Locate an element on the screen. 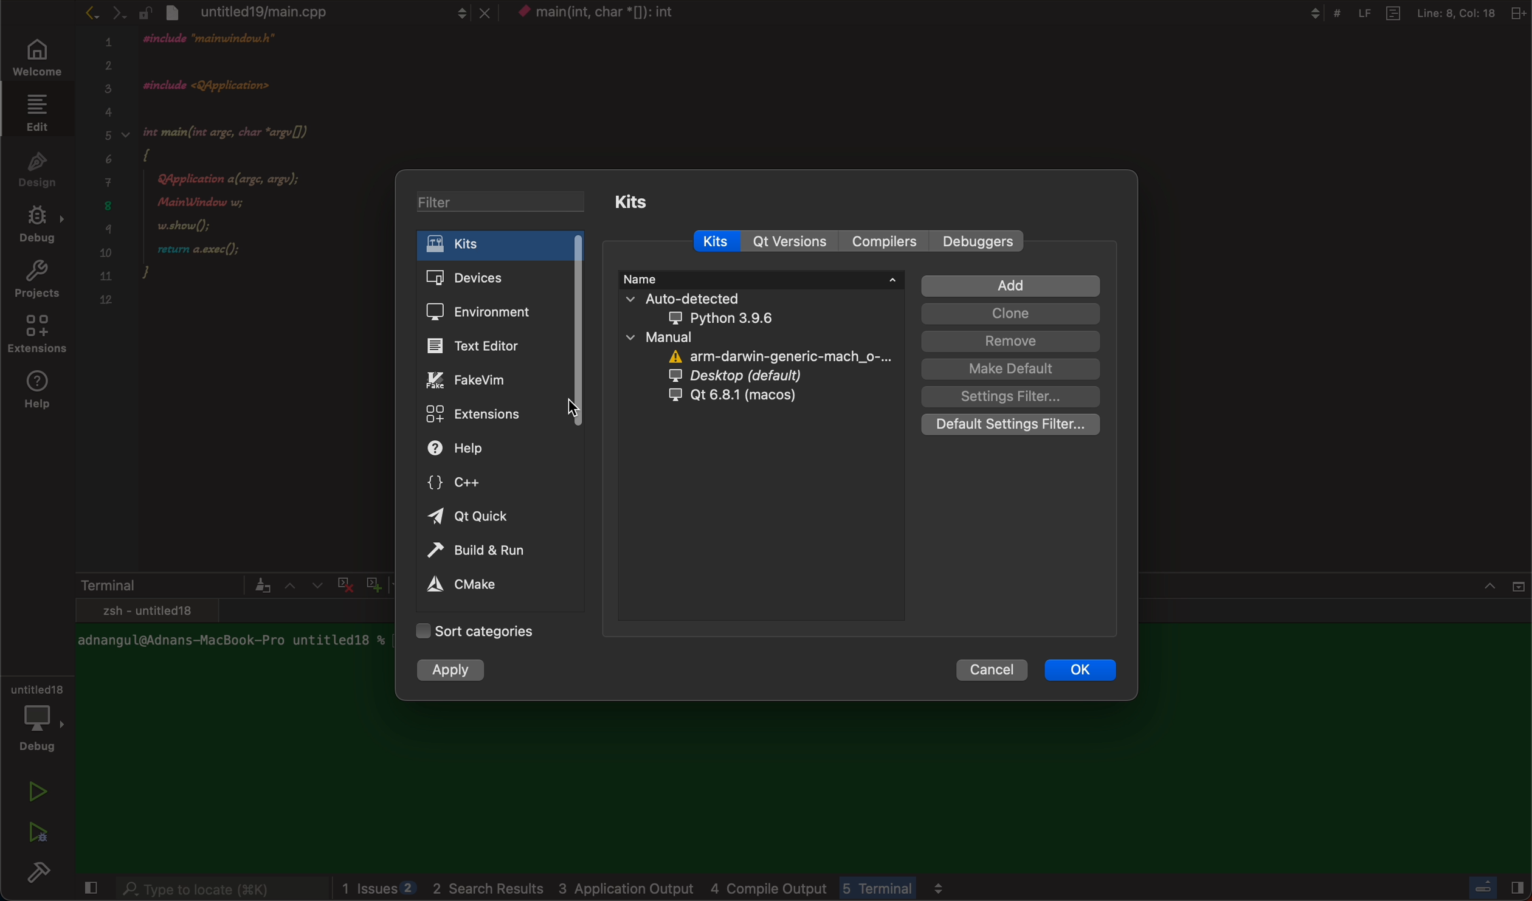 Image resolution: width=1532 pixels, height=901 pixels. qt versions is located at coordinates (790, 241).